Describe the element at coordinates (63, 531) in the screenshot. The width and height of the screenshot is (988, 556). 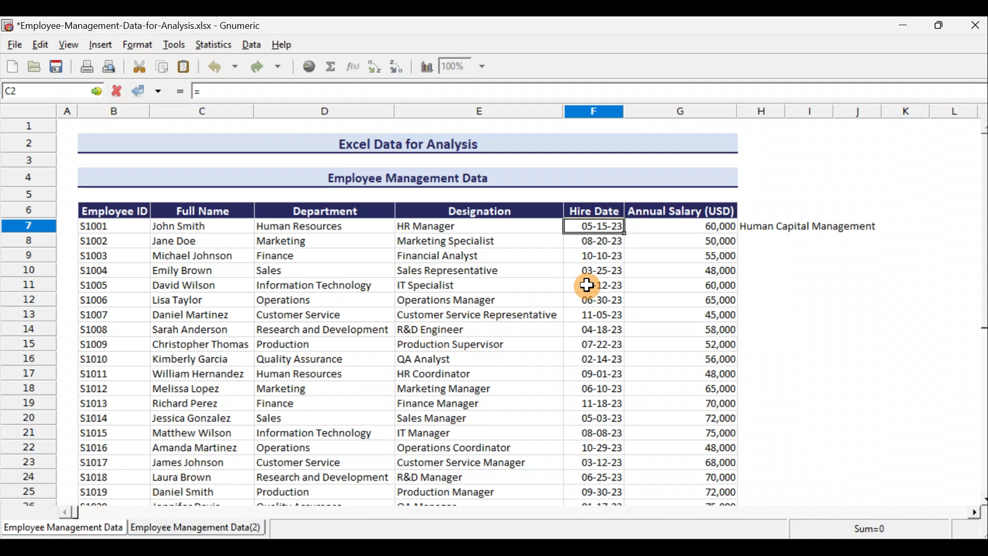
I see `Sheet 1` at that location.